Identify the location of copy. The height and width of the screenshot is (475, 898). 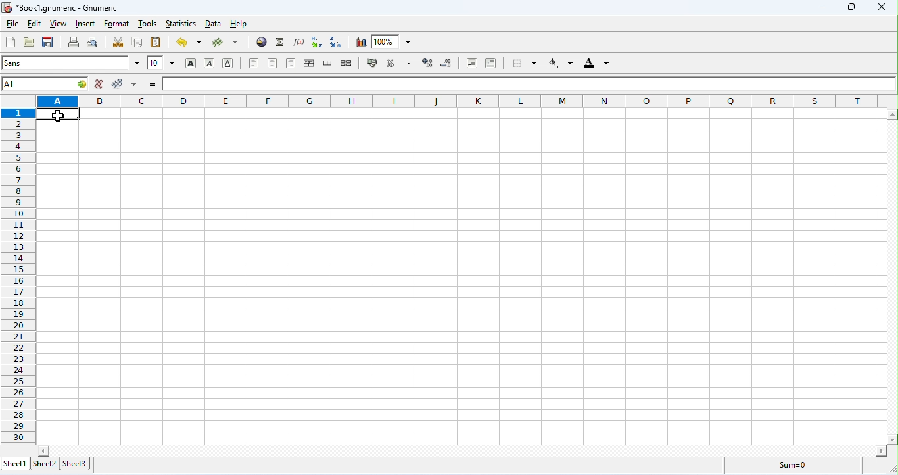
(137, 43).